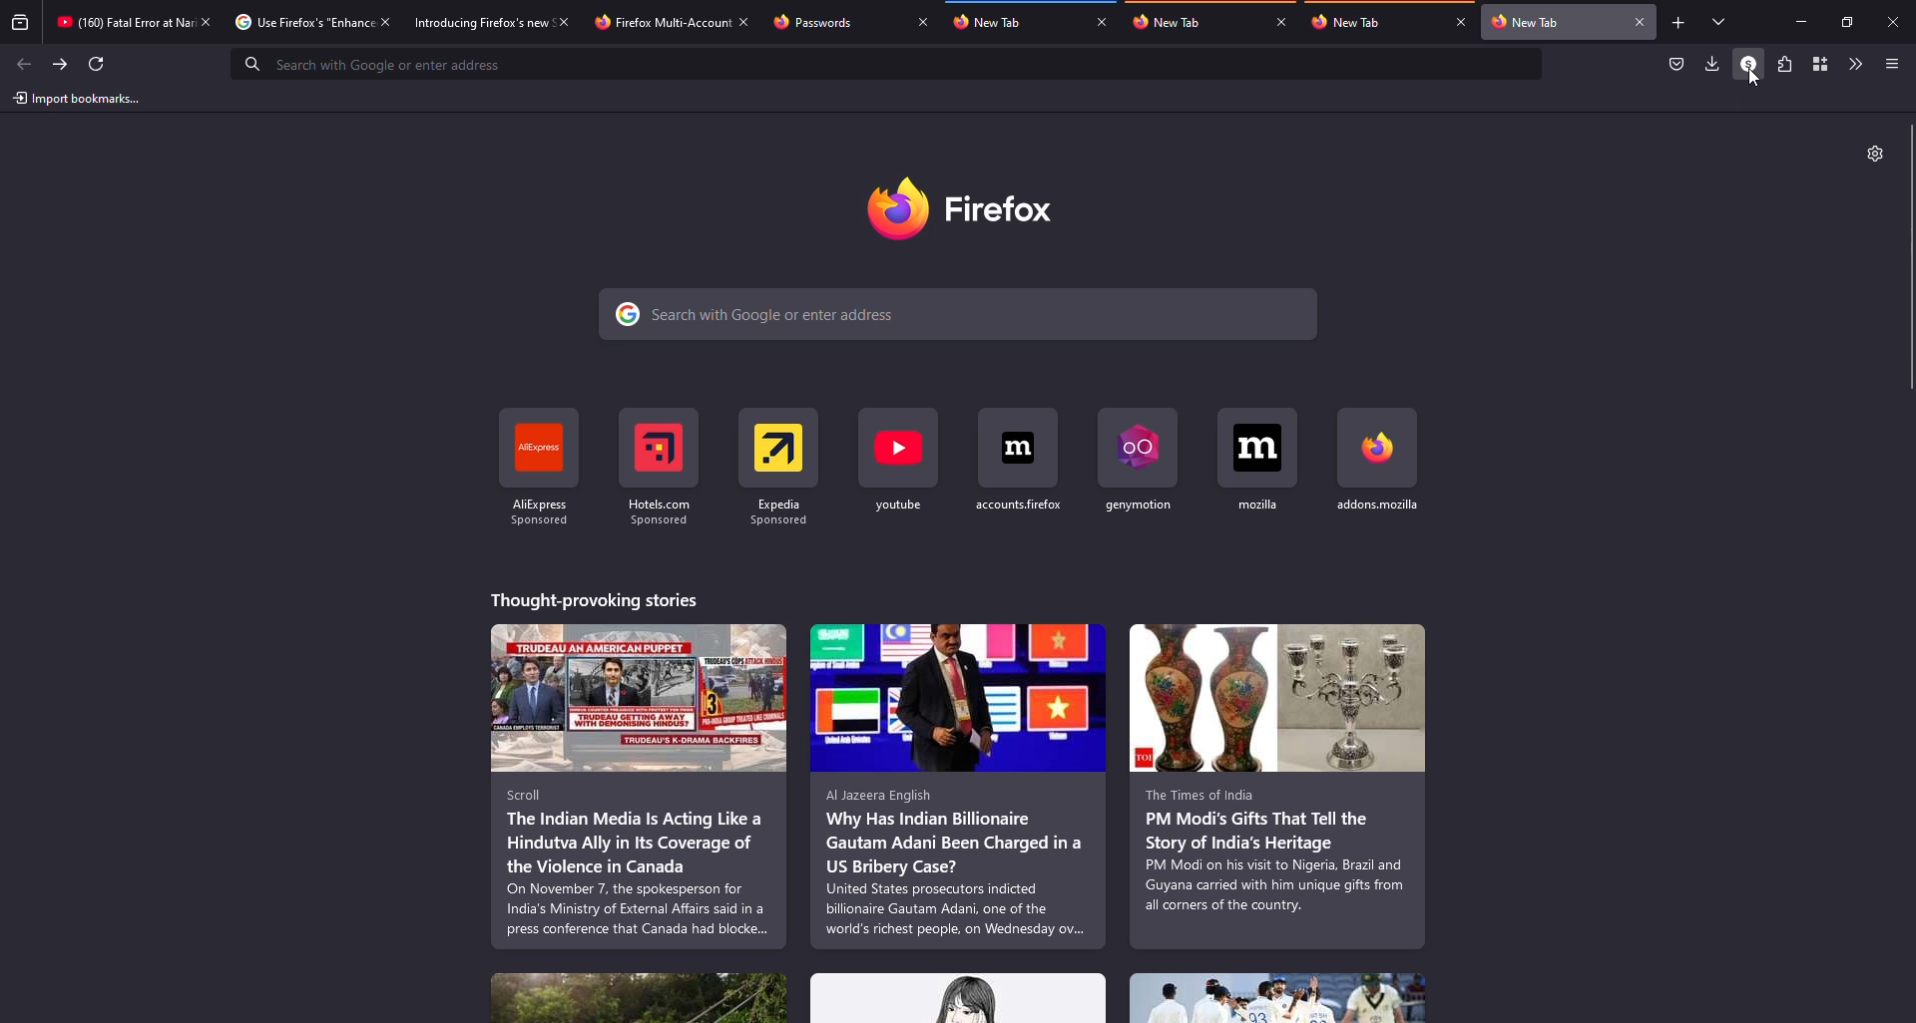 The image size is (1916, 1023). I want to click on more tools, so click(1854, 62).